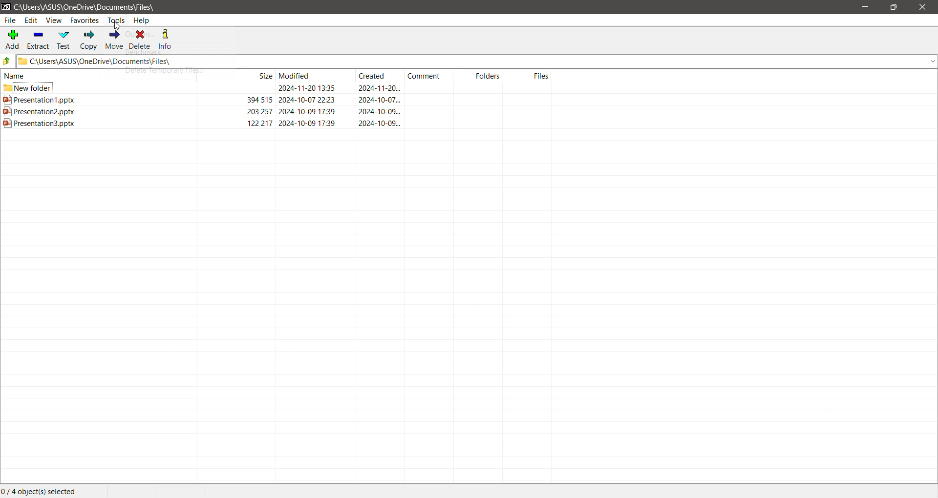 This screenshot has width=938, height=498. Describe the element at coordinates (31, 21) in the screenshot. I see `Edit` at that location.